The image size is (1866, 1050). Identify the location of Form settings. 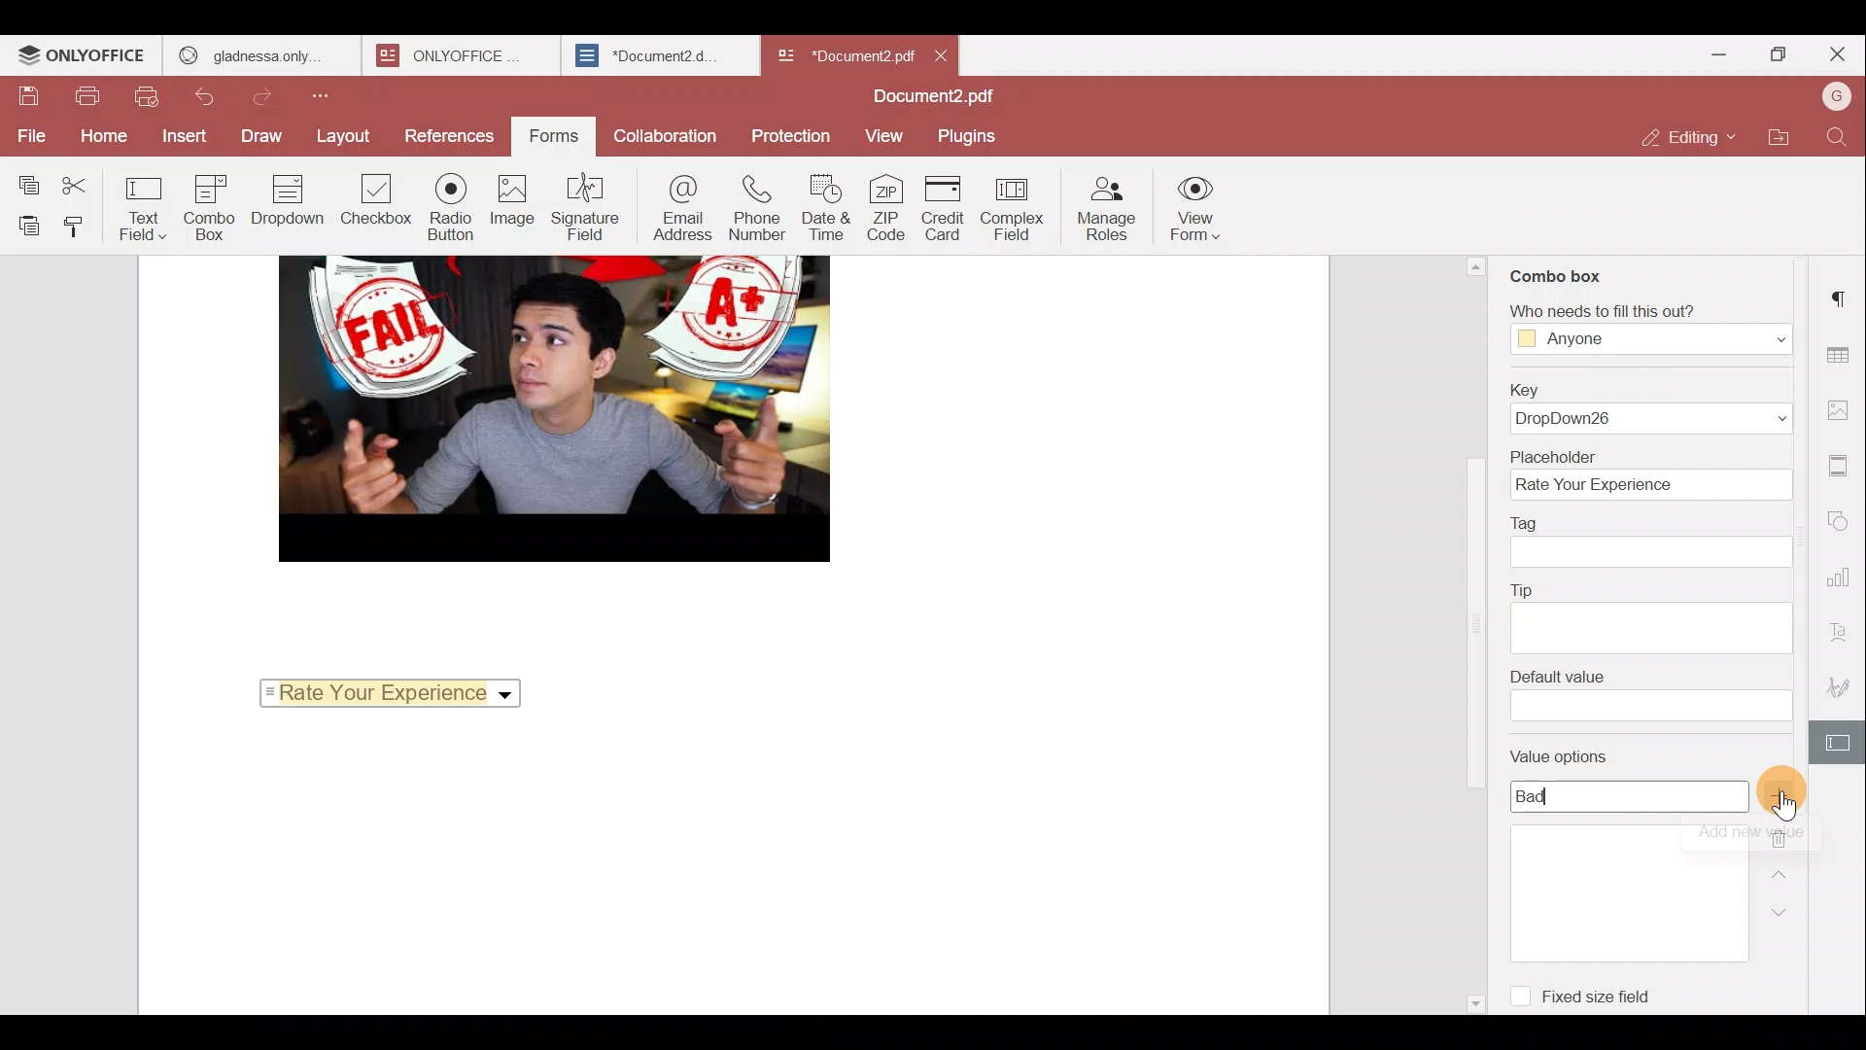
(1839, 742).